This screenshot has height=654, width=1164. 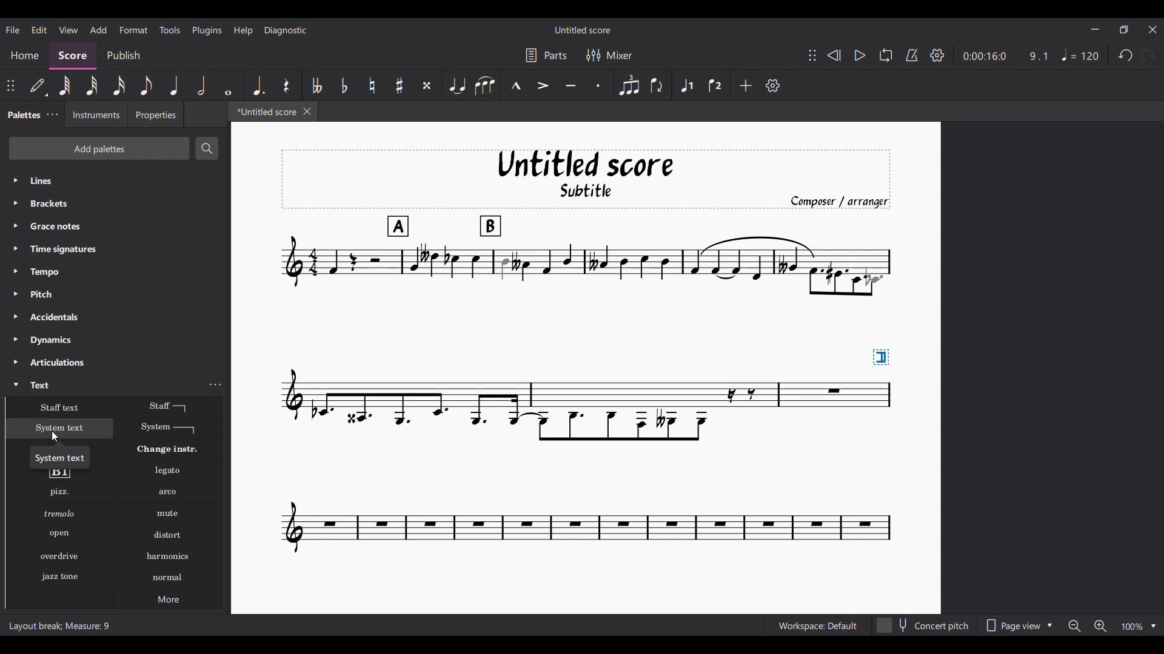 I want to click on Staccato, so click(x=598, y=85).